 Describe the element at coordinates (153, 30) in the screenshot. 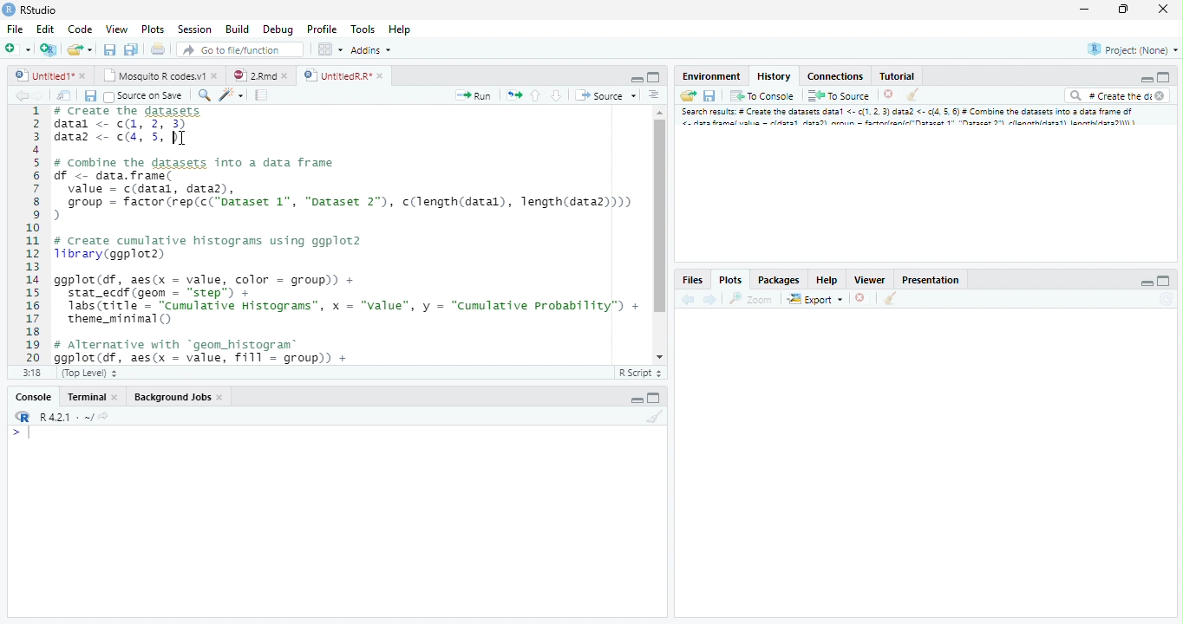

I see `Plots` at that location.